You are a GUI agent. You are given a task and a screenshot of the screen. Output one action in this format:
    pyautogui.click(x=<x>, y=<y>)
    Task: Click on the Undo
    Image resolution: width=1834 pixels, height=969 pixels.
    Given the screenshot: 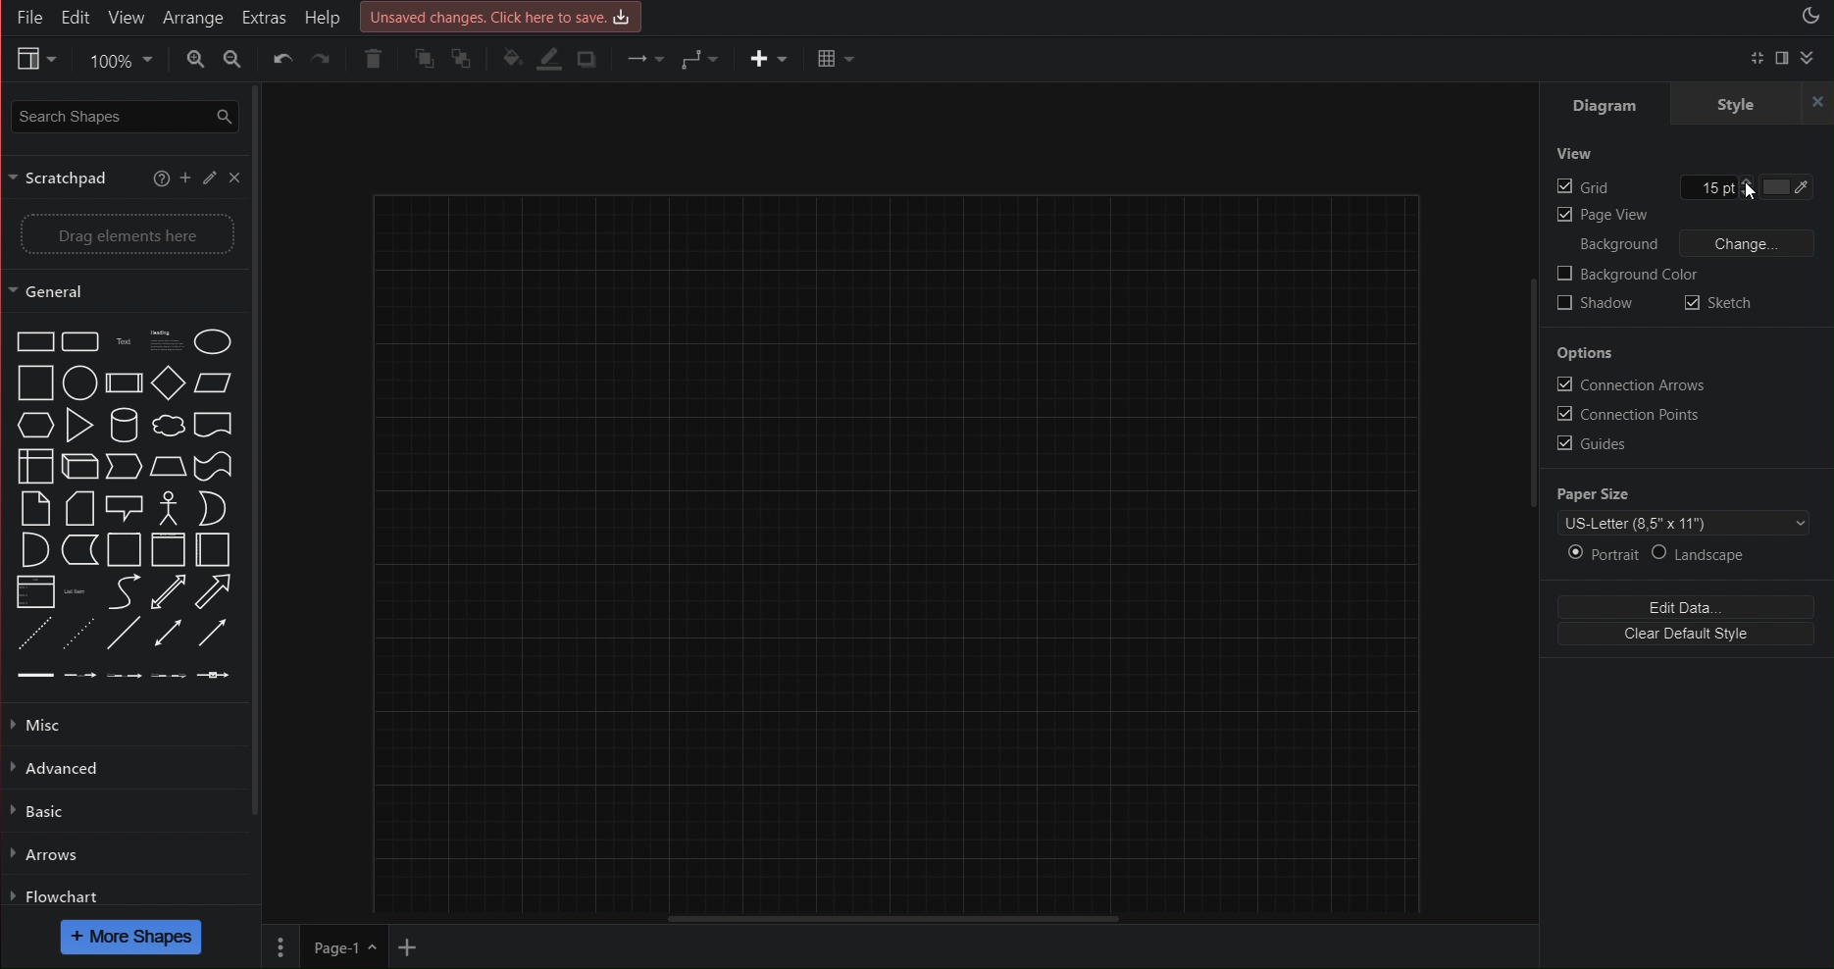 What is the action you would take?
    pyautogui.click(x=282, y=63)
    